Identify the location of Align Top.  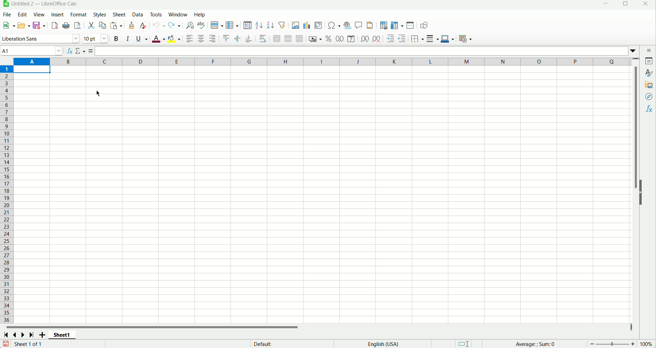
(226, 39).